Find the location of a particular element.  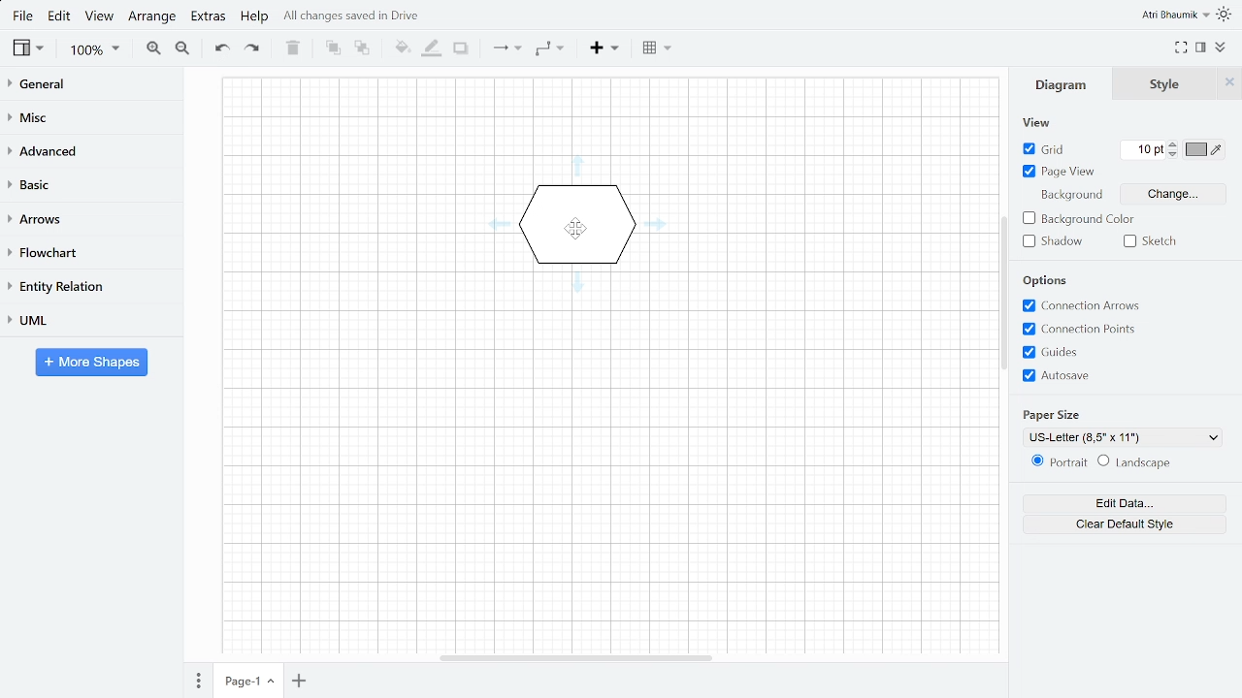

Portrait is located at coordinates (1059, 461).